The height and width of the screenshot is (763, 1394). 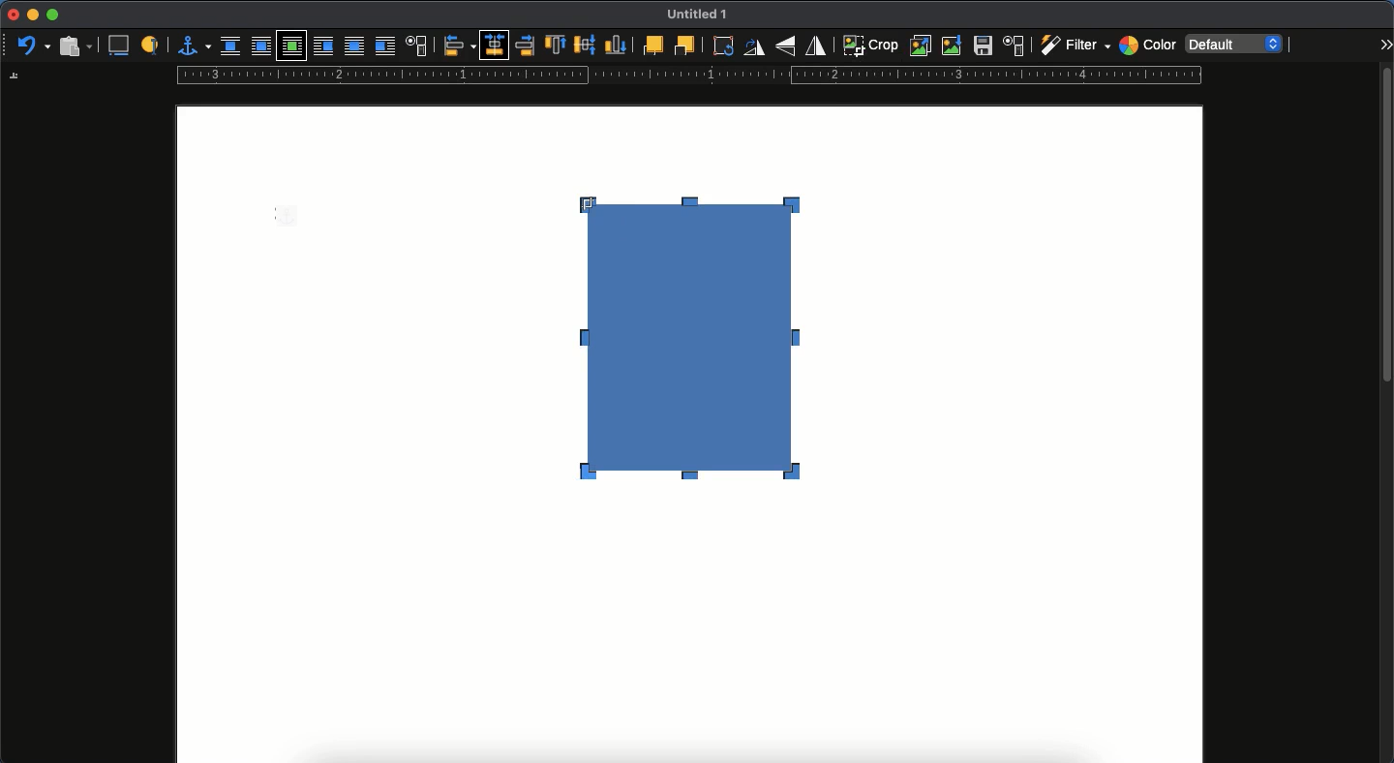 I want to click on filter, so click(x=1074, y=46).